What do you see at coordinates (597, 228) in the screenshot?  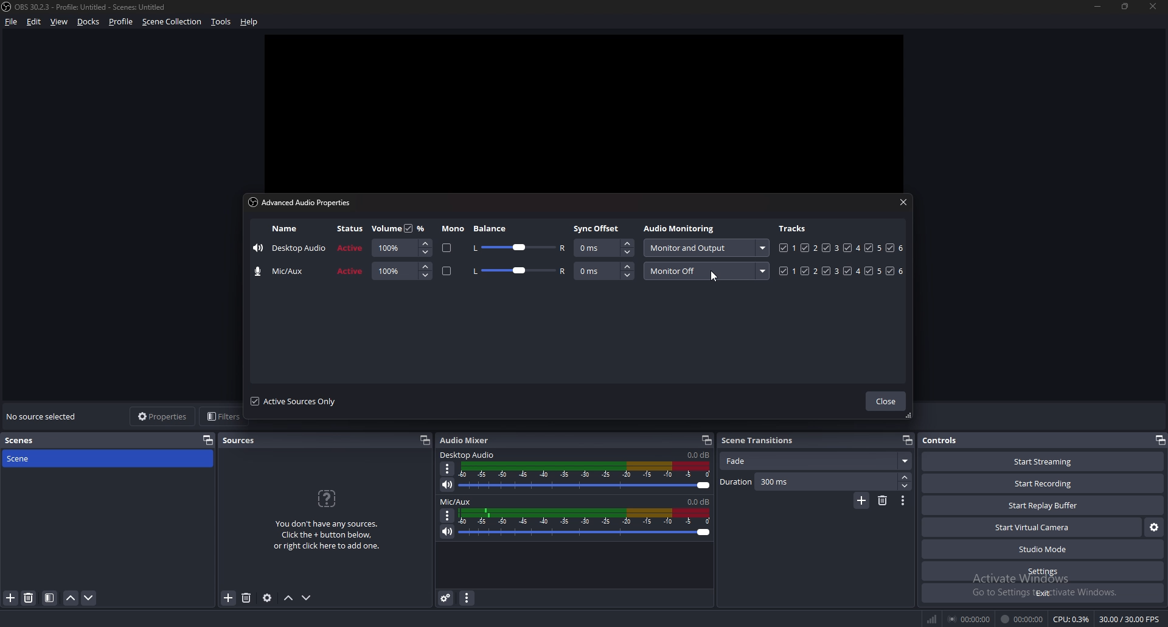 I see `sync offset` at bounding box center [597, 228].